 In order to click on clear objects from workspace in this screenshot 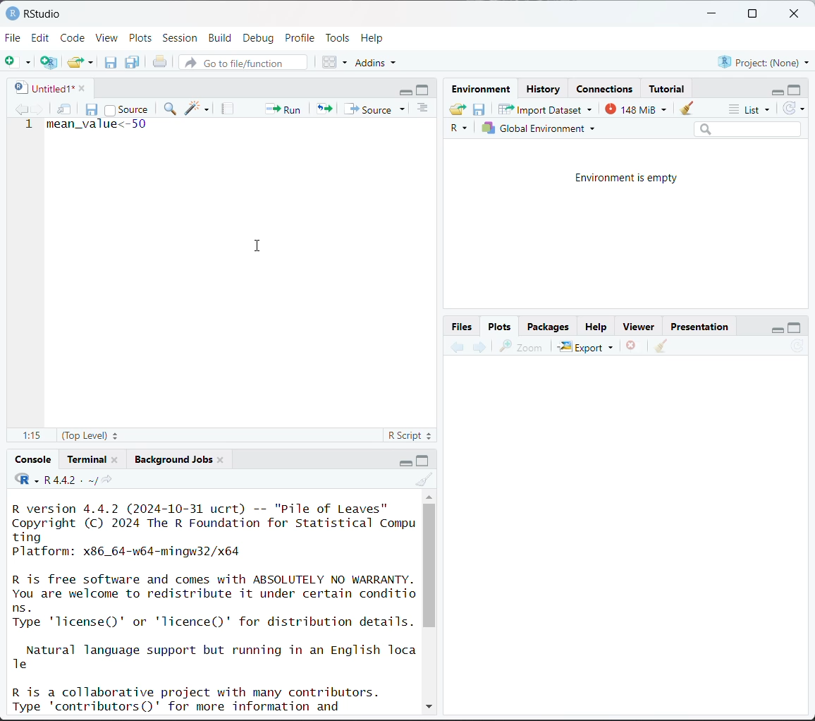, I will do `click(683, 106)`.